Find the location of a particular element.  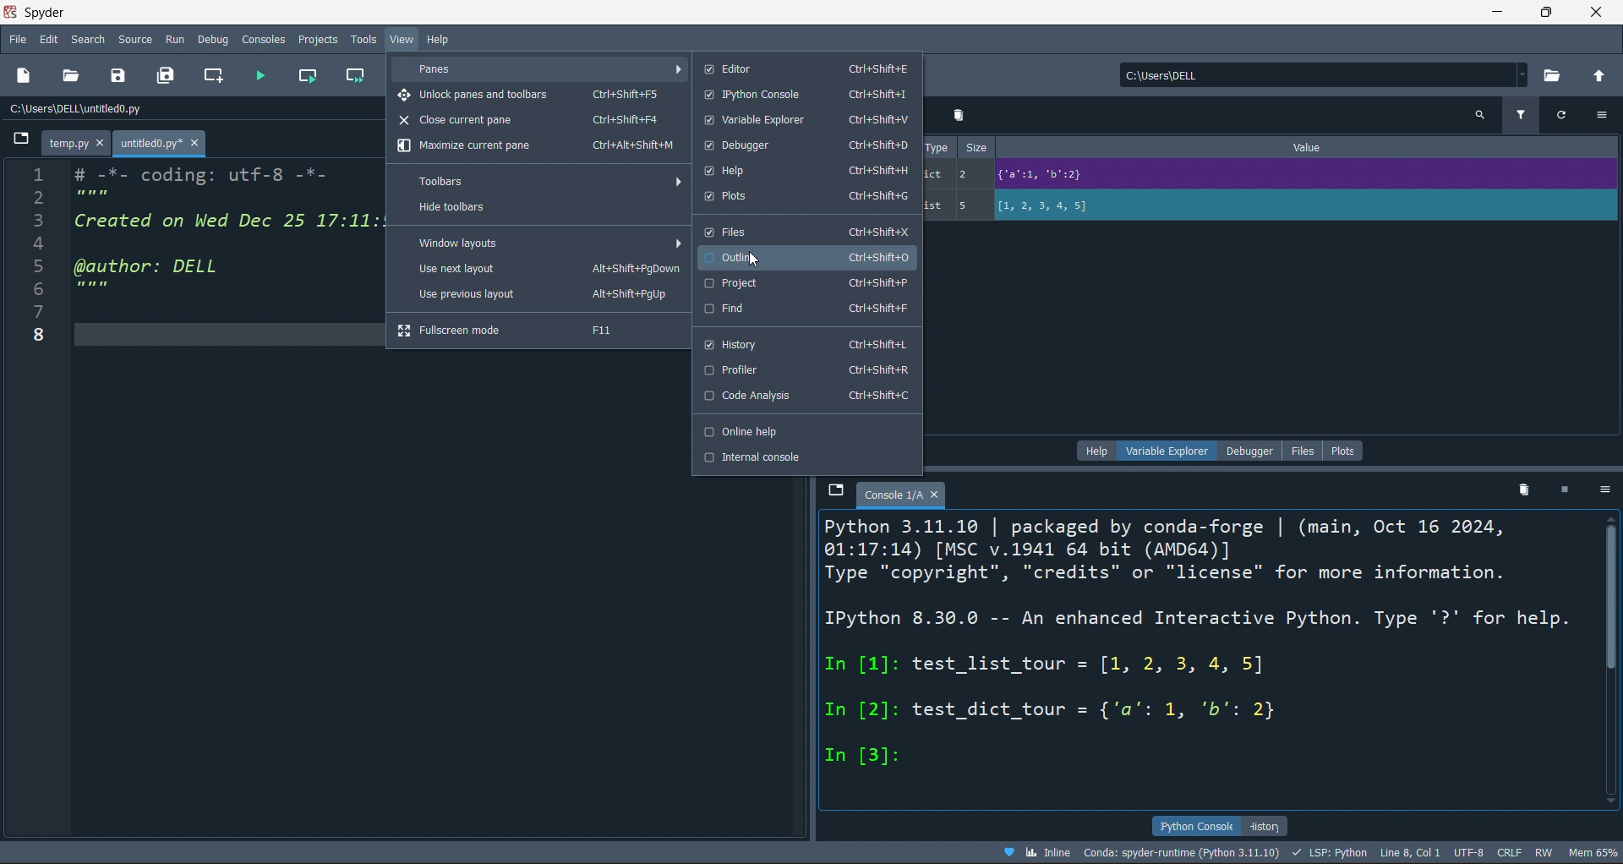

window layout is located at coordinates (538, 242).